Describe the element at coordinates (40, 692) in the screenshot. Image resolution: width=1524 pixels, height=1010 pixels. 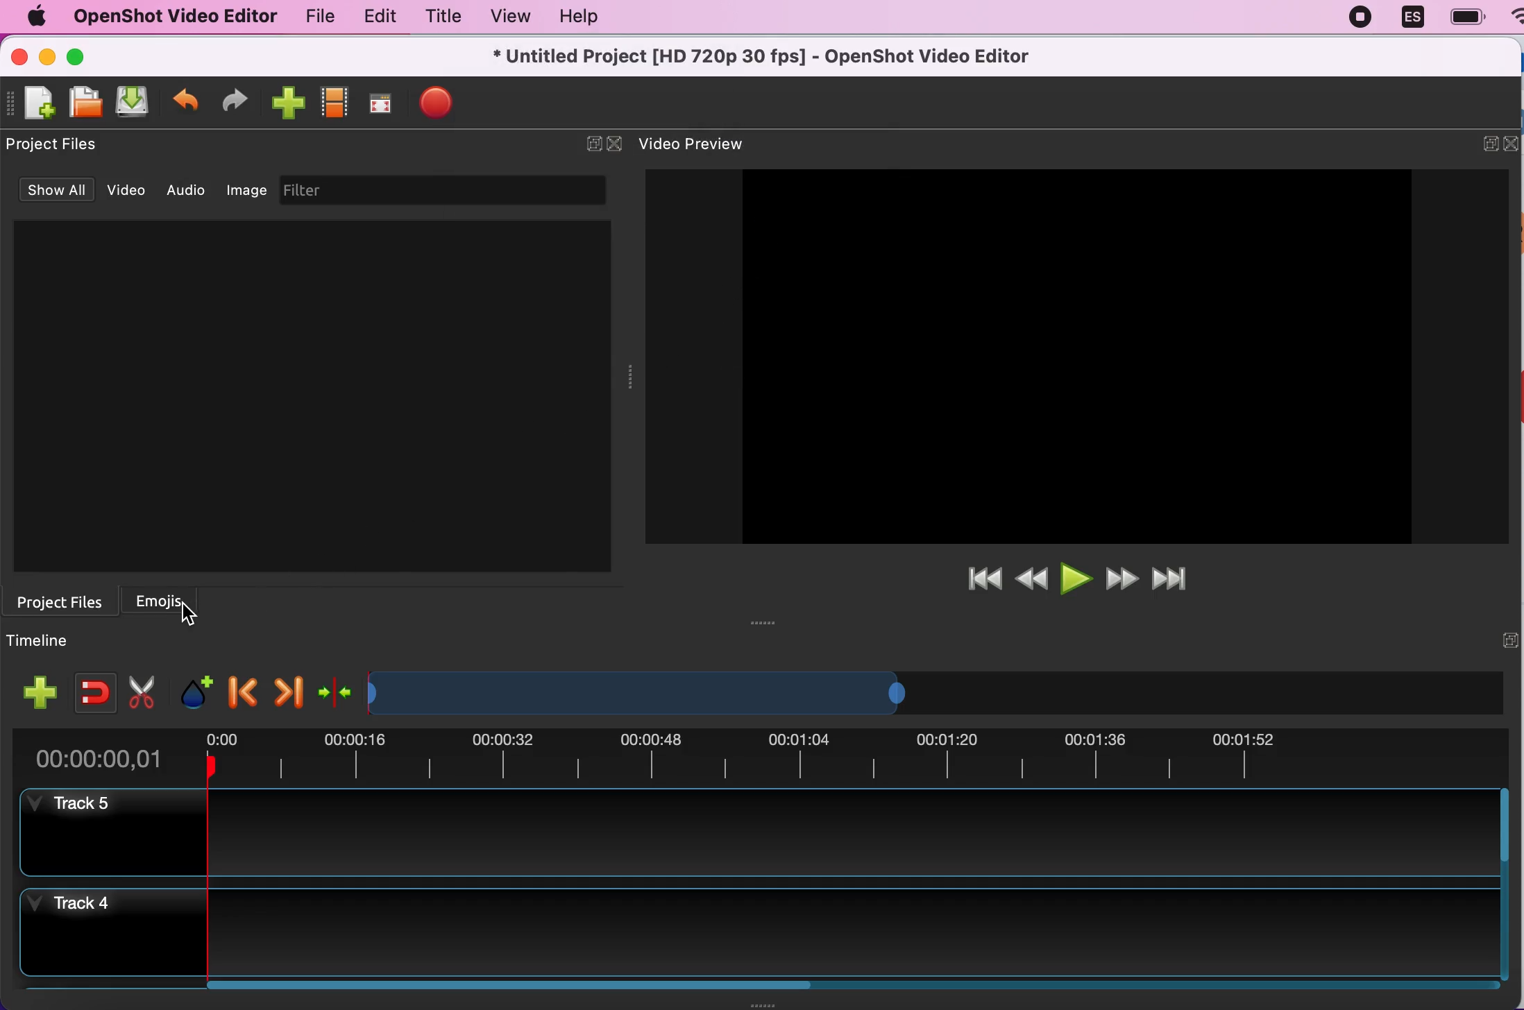
I see `add track` at that location.